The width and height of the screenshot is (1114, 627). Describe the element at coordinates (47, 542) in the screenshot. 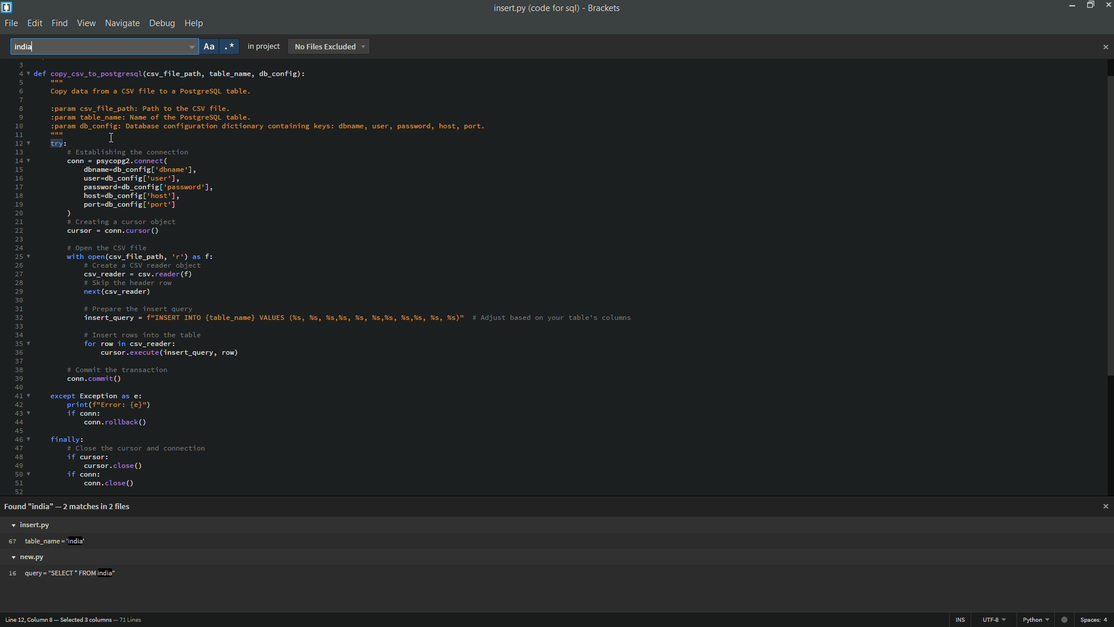

I see `text position` at that location.